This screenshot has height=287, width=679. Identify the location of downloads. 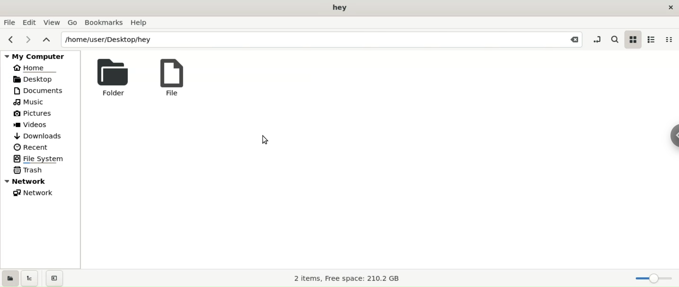
(40, 136).